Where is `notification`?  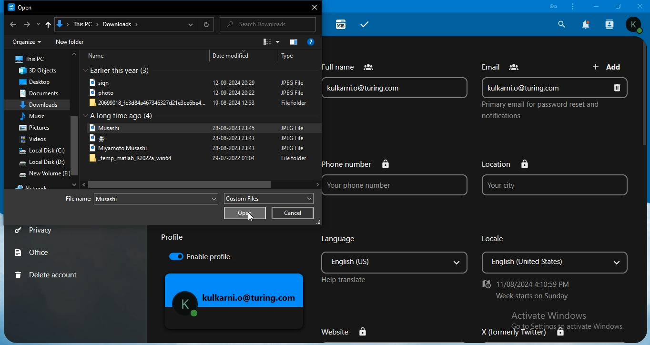 notification is located at coordinates (586, 24).